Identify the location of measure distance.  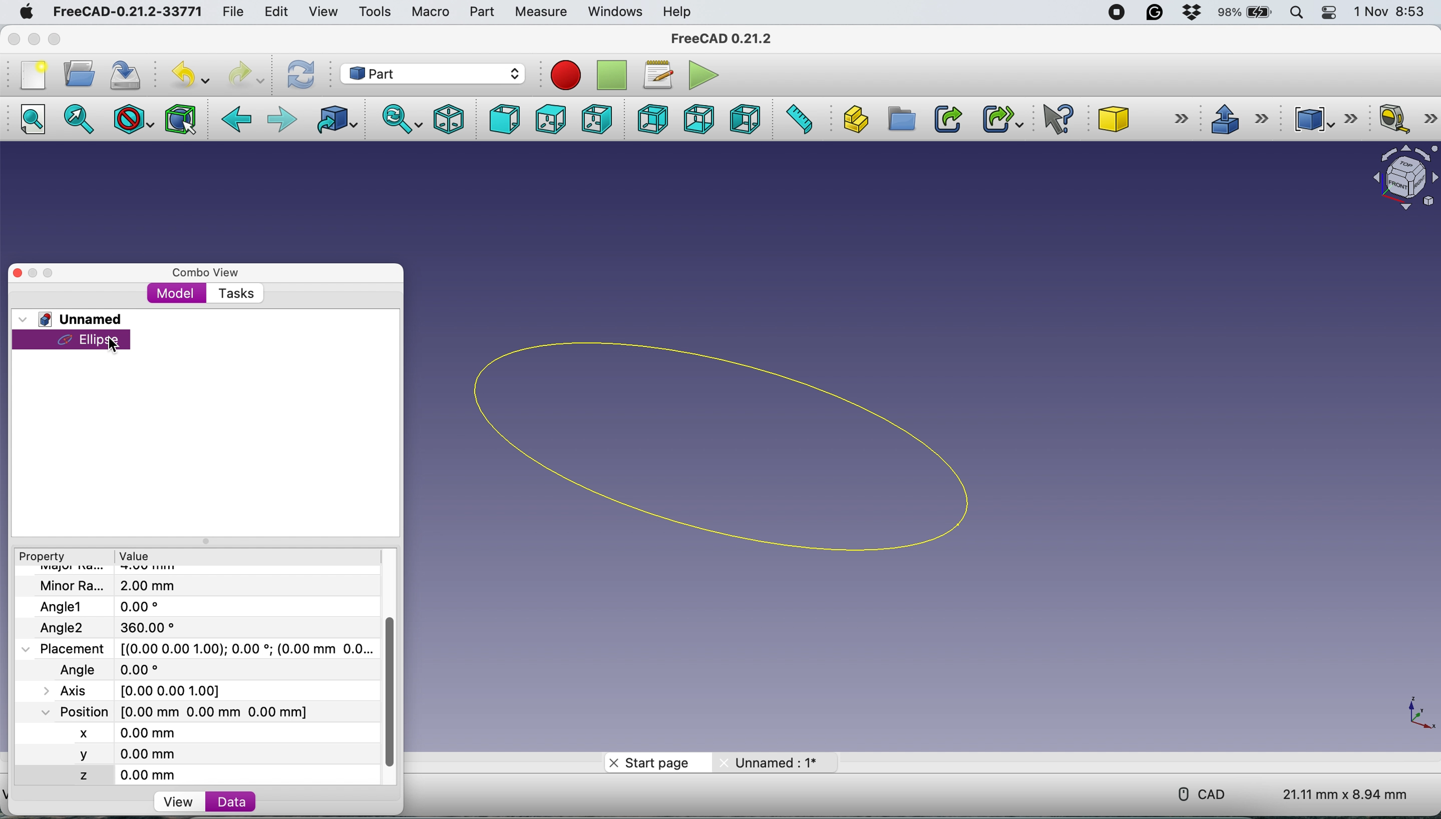
(794, 120).